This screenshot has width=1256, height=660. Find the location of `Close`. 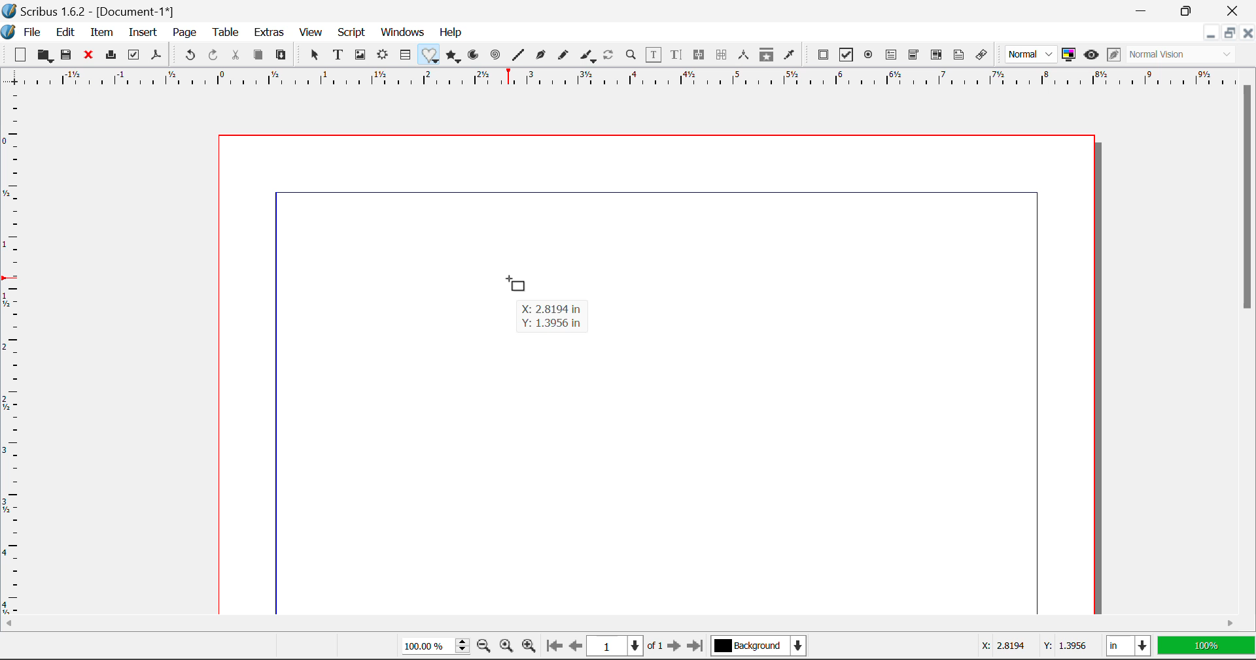

Close is located at coordinates (1248, 35).